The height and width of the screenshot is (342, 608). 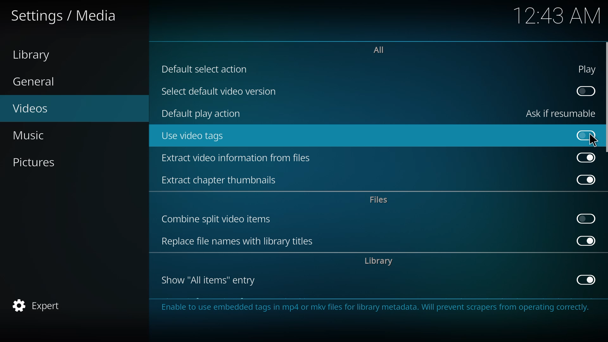 What do you see at coordinates (41, 162) in the screenshot?
I see `pictures` at bounding box center [41, 162].